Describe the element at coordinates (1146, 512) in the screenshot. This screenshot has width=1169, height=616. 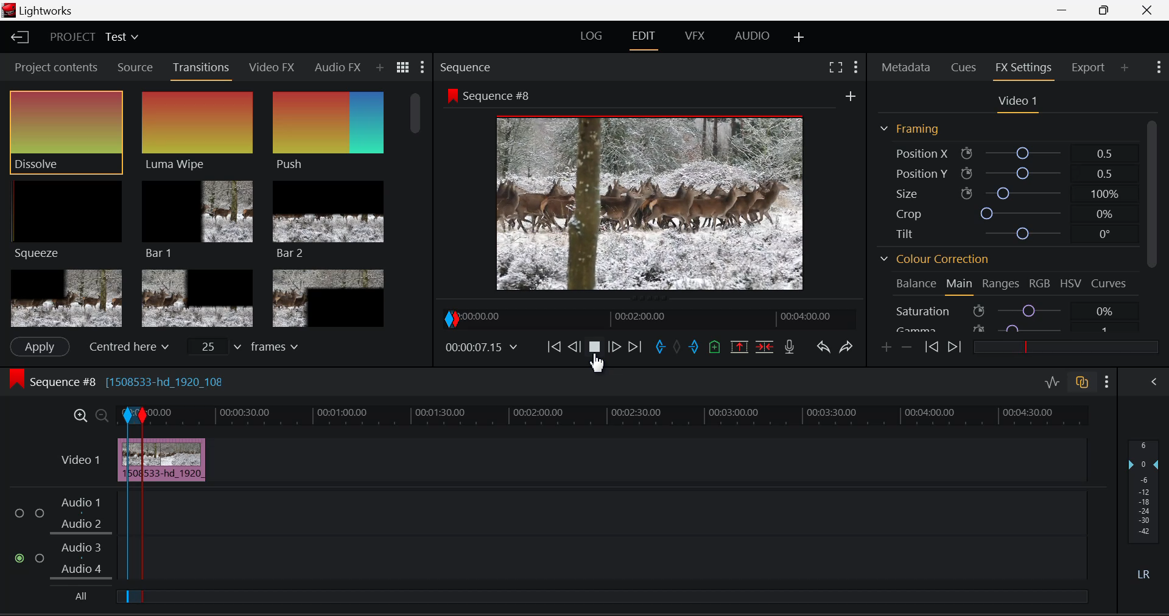
I see `Decibel Level` at that location.